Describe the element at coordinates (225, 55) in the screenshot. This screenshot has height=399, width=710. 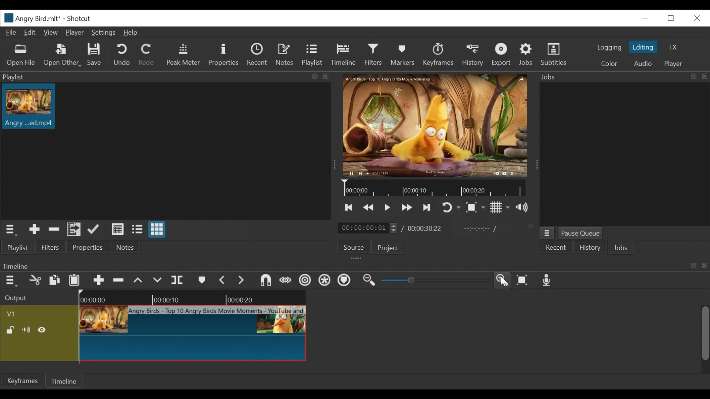
I see `Properties` at that location.